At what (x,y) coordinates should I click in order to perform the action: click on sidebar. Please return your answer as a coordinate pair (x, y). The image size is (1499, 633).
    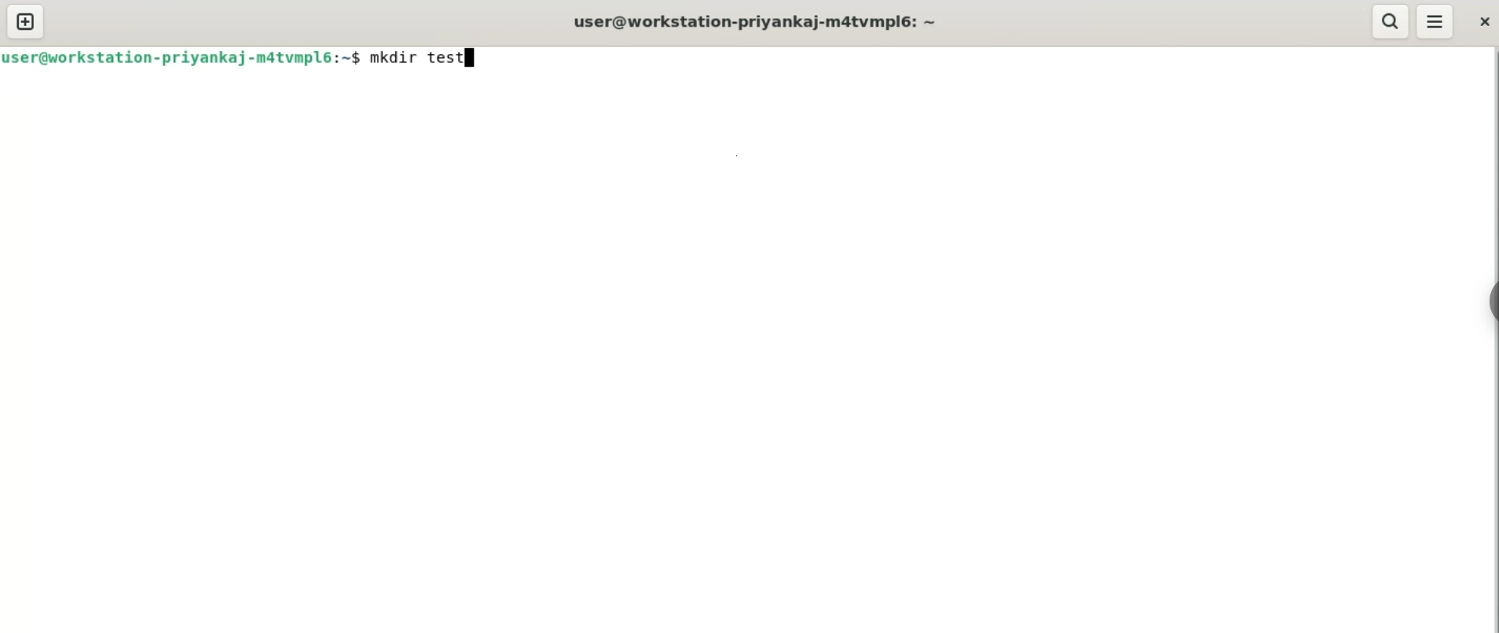
    Looking at the image, I should click on (1491, 303).